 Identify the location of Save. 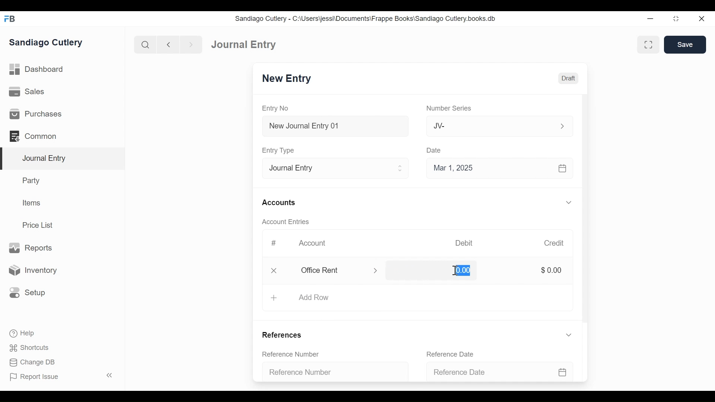
(685, 44).